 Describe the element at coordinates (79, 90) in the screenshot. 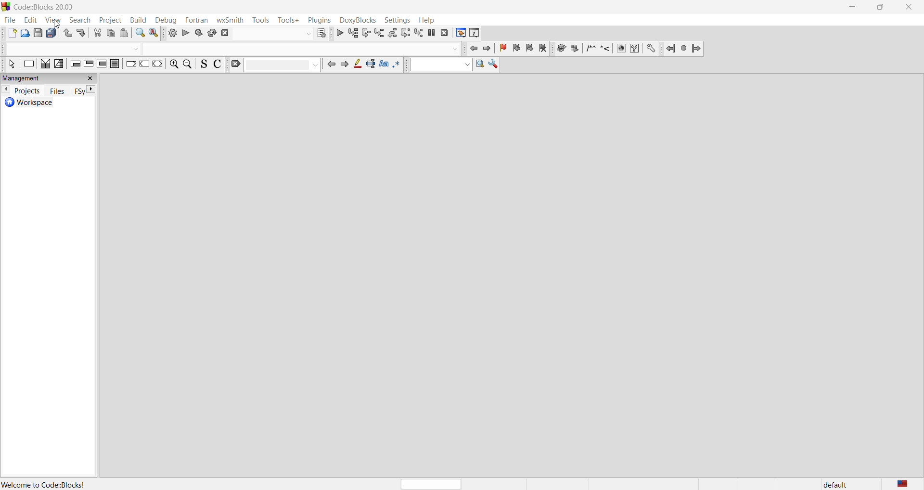

I see `` at that location.